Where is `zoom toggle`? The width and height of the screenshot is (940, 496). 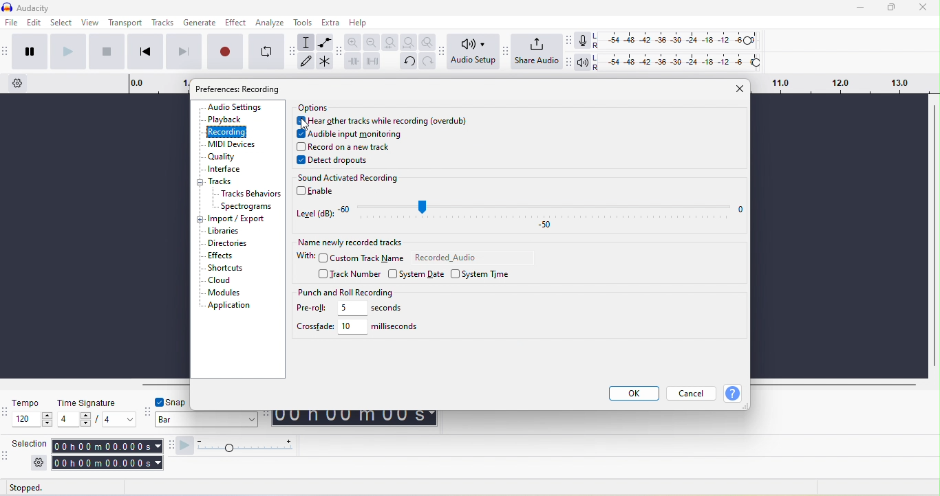 zoom toggle is located at coordinates (429, 42).